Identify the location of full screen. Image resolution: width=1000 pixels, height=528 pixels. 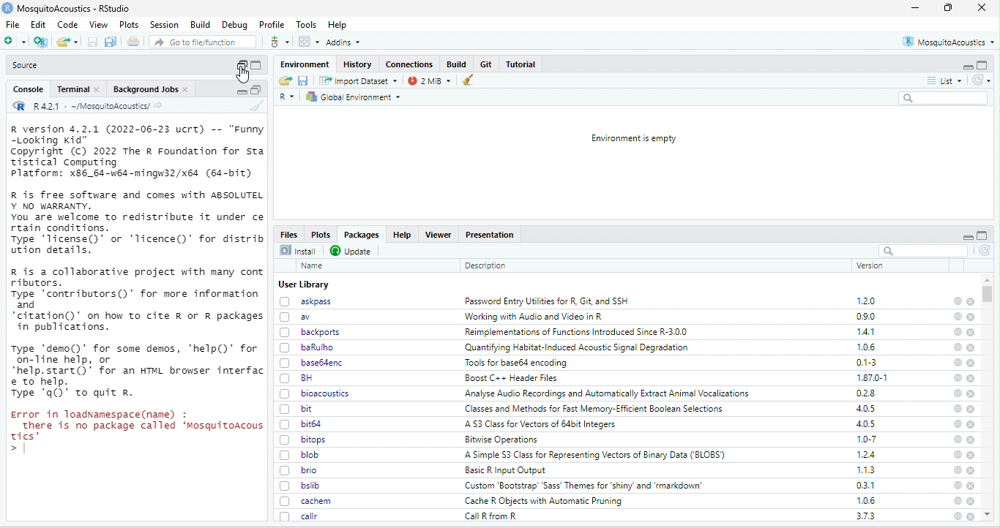
(982, 235).